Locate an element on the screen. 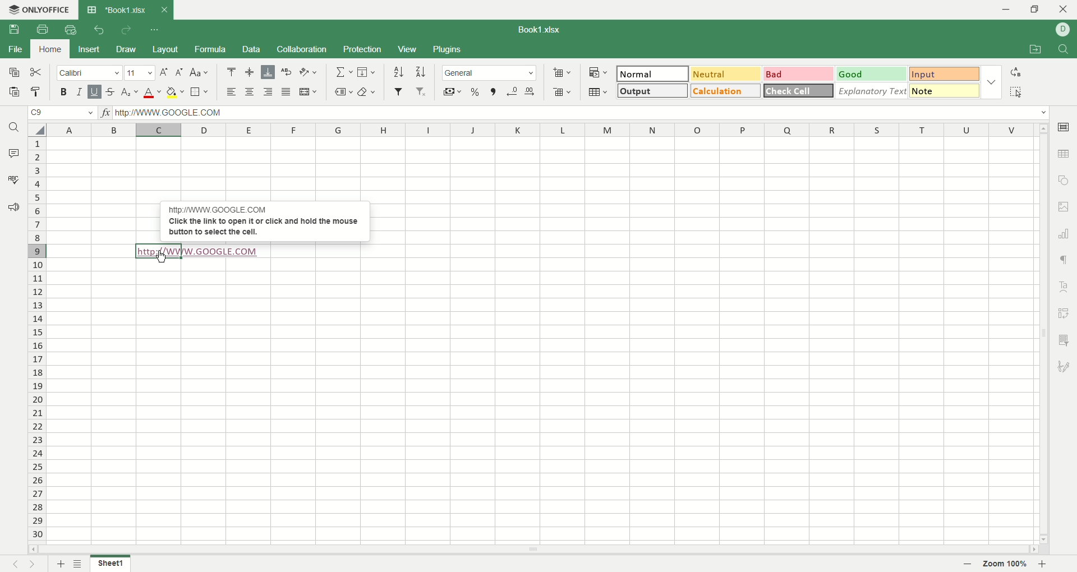 Image resolution: width=1077 pixels, height=572 pixels. column name is located at coordinates (544, 130).